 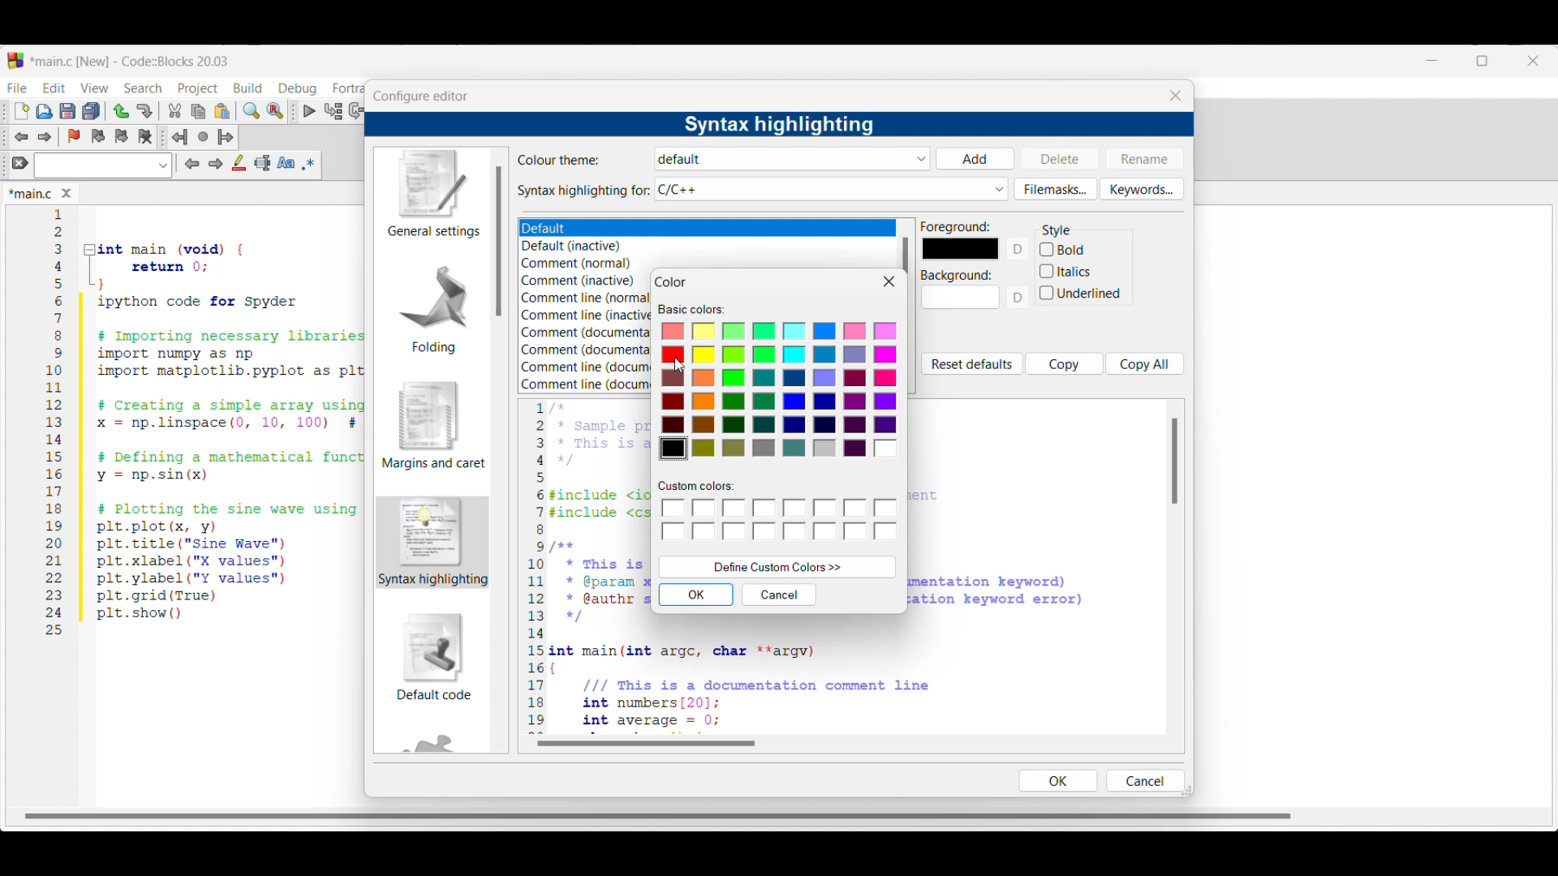 I want to click on Window title, so click(x=672, y=282).